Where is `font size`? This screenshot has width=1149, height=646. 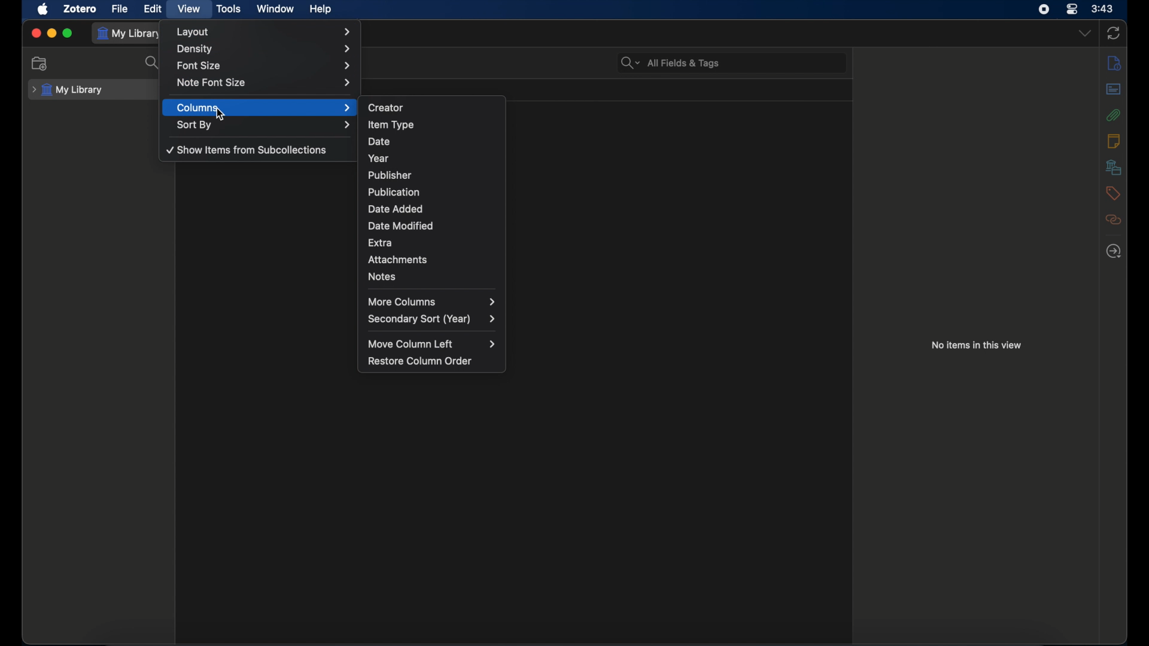
font size is located at coordinates (263, 65).